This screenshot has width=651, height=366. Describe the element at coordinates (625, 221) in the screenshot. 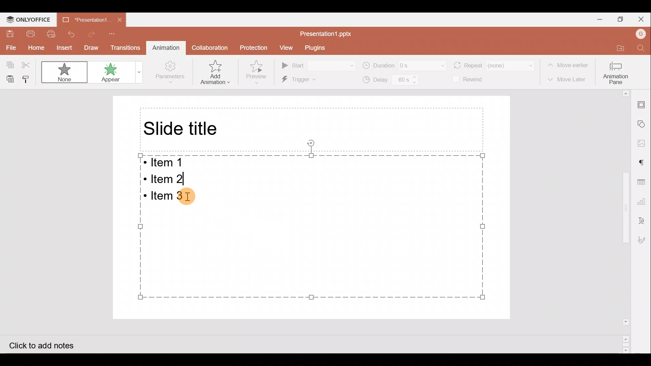

I see `Scroll bar` at that location.